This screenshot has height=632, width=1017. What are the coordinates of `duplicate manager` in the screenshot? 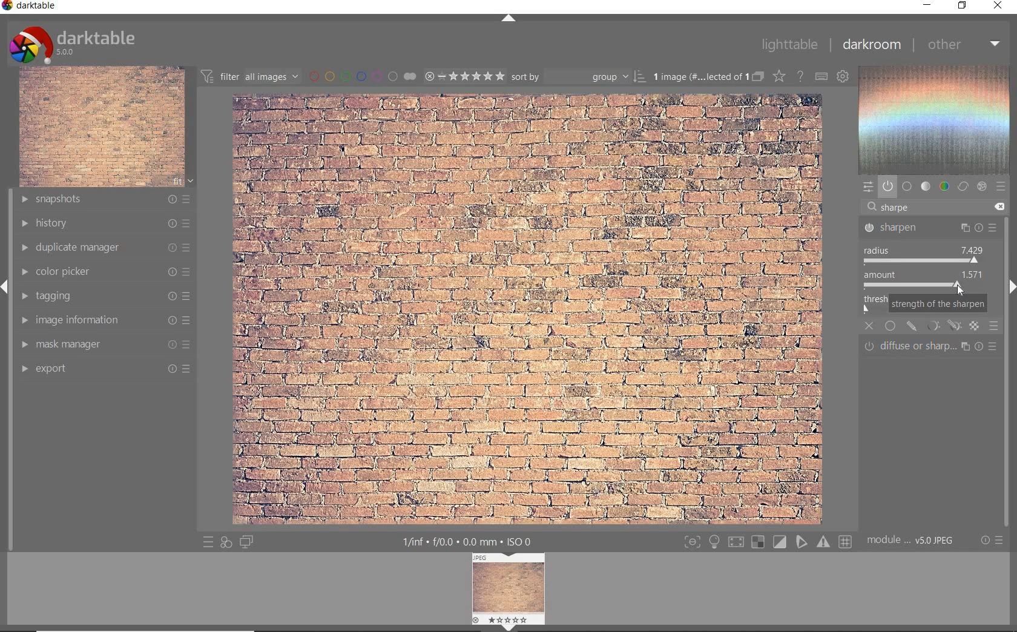 It's located at (107, 249).